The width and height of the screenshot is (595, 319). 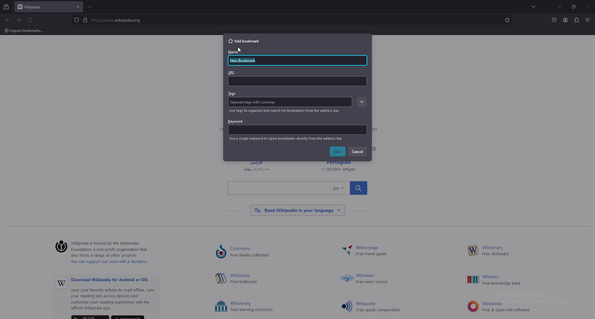 I want to click on W—
Free dictionary, so click(x=496, y=251).